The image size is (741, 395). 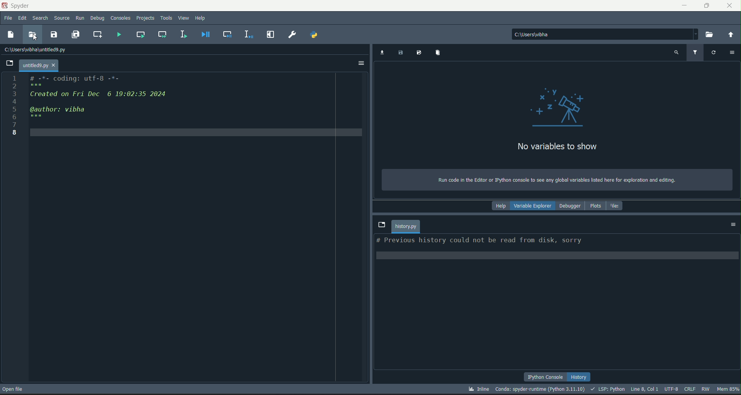 What do you see at coordinates (532, 206) in the screenshot?
I see `variable explorer` at bounding box center [532, 206].